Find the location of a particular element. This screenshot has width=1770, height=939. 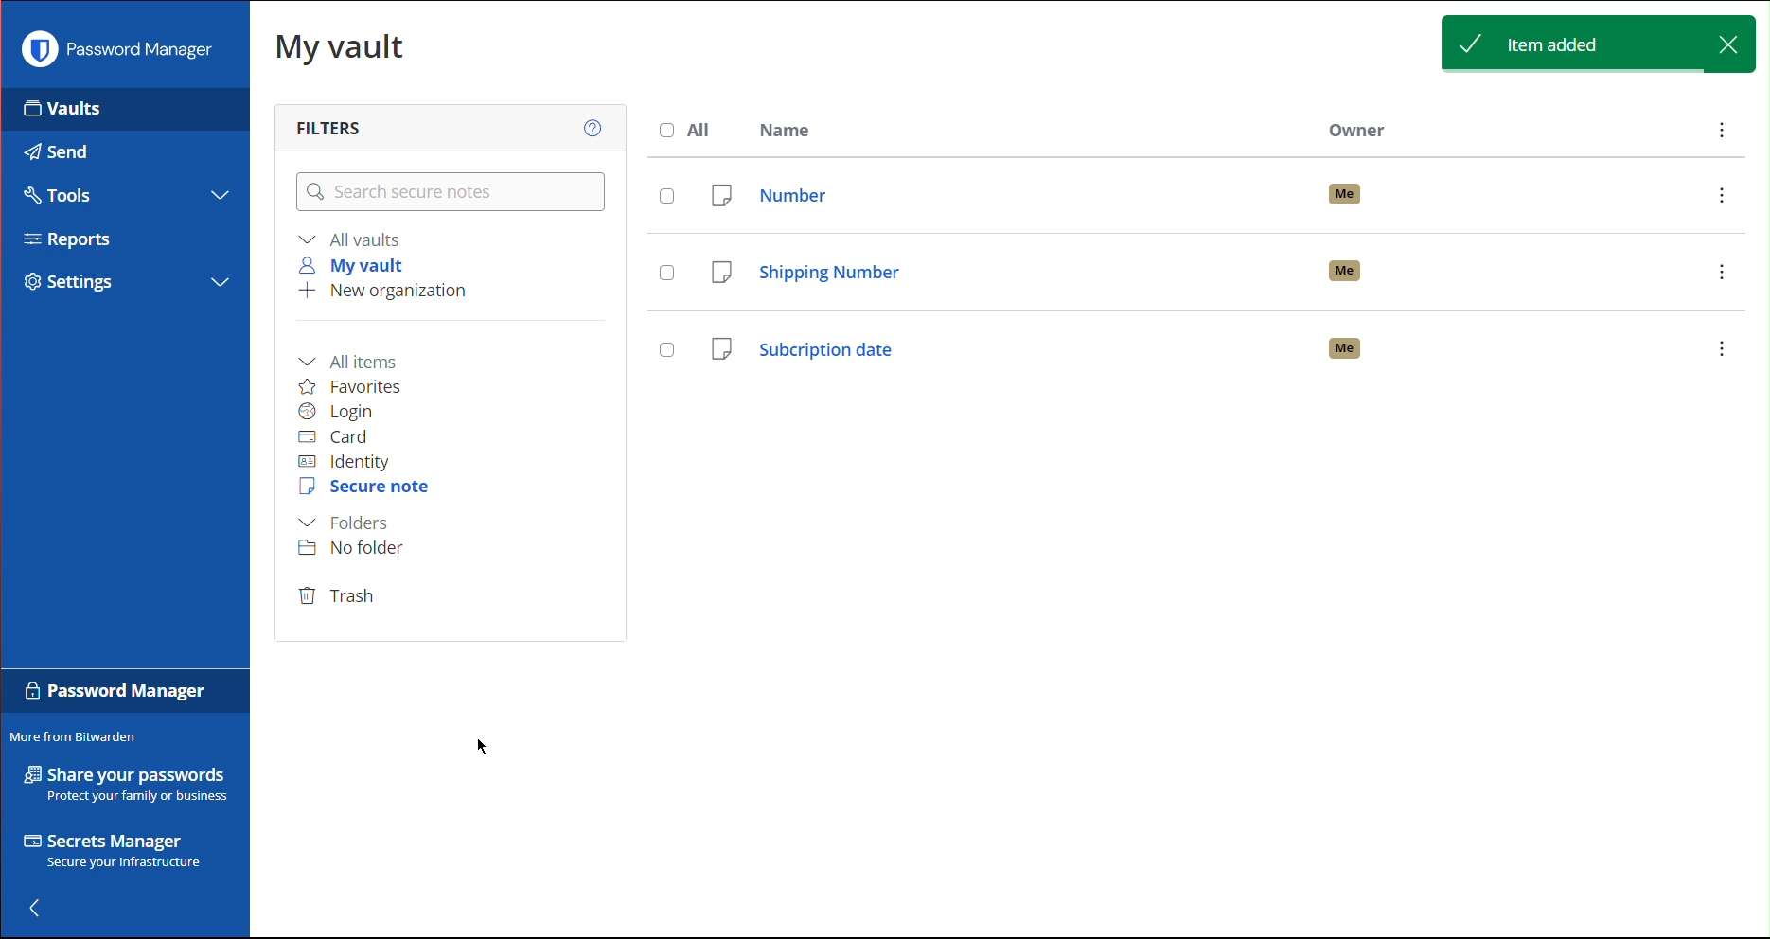

Identity is located at coordinates (348, 465).